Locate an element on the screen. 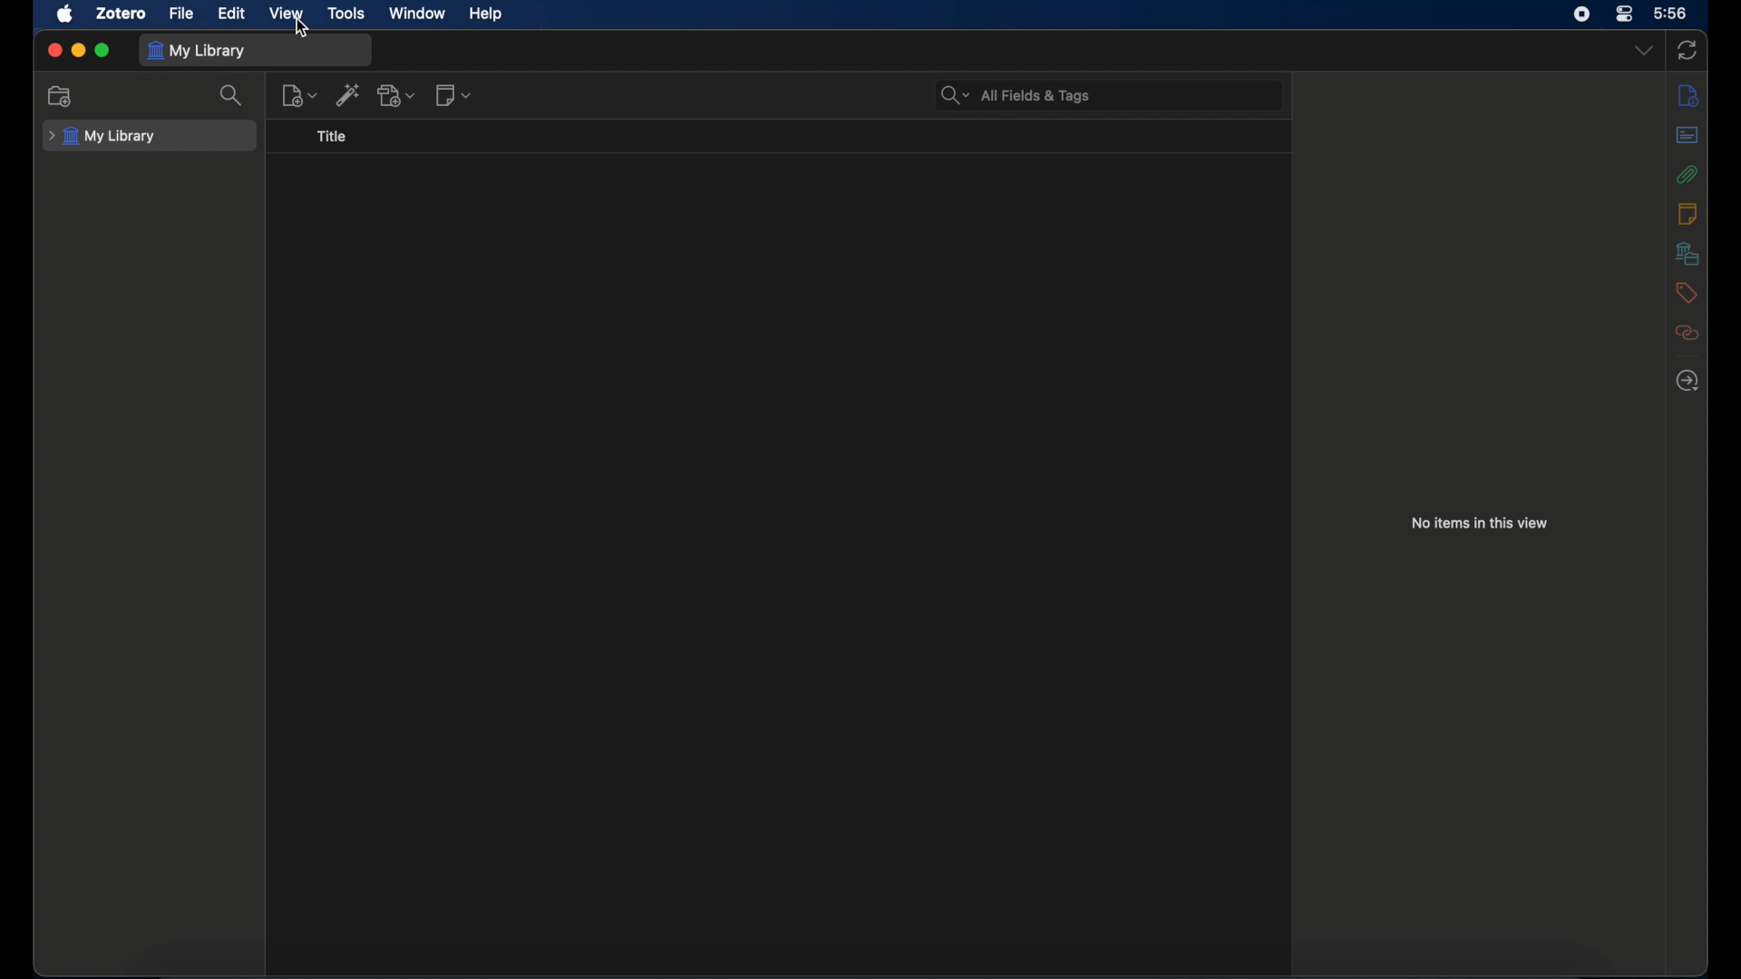 This screenshot has height=979, width=1741. minimize is located at coordinates (78, 51).